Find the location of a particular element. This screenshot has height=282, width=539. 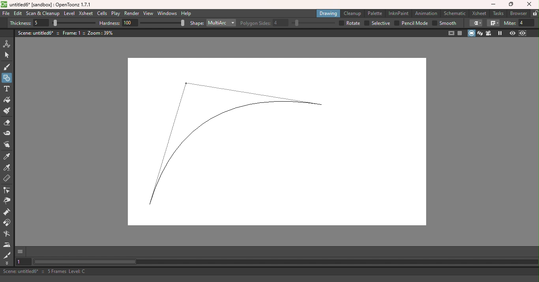

Camera stand view is located at coordinates (472, 33).